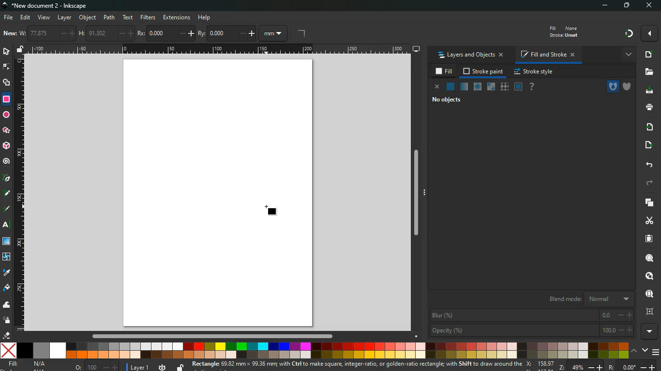  What do you see at coordinates (6, 194) in the screenshot?
I see `highlight` at bounding box center [6, 194].